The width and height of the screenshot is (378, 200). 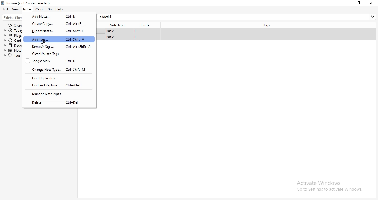 What do you see at coordinates (44, 44) in the screenshot?
I see `cursor` at bounding box center [44, 44].